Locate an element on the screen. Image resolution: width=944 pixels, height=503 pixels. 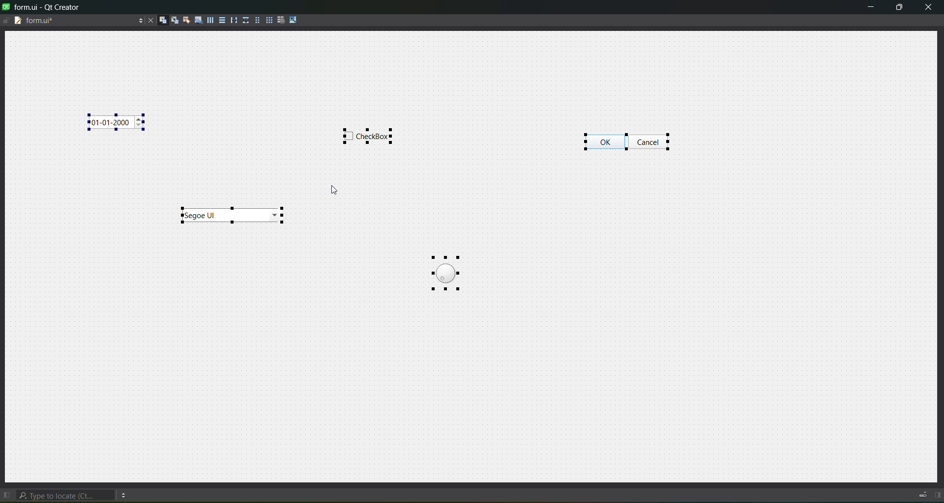
Close is located at coordinates (149, 20).